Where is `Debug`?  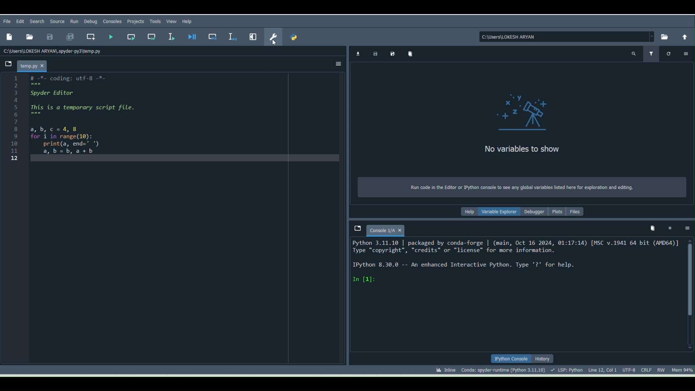 Debug is located at coordinates (90, 21).